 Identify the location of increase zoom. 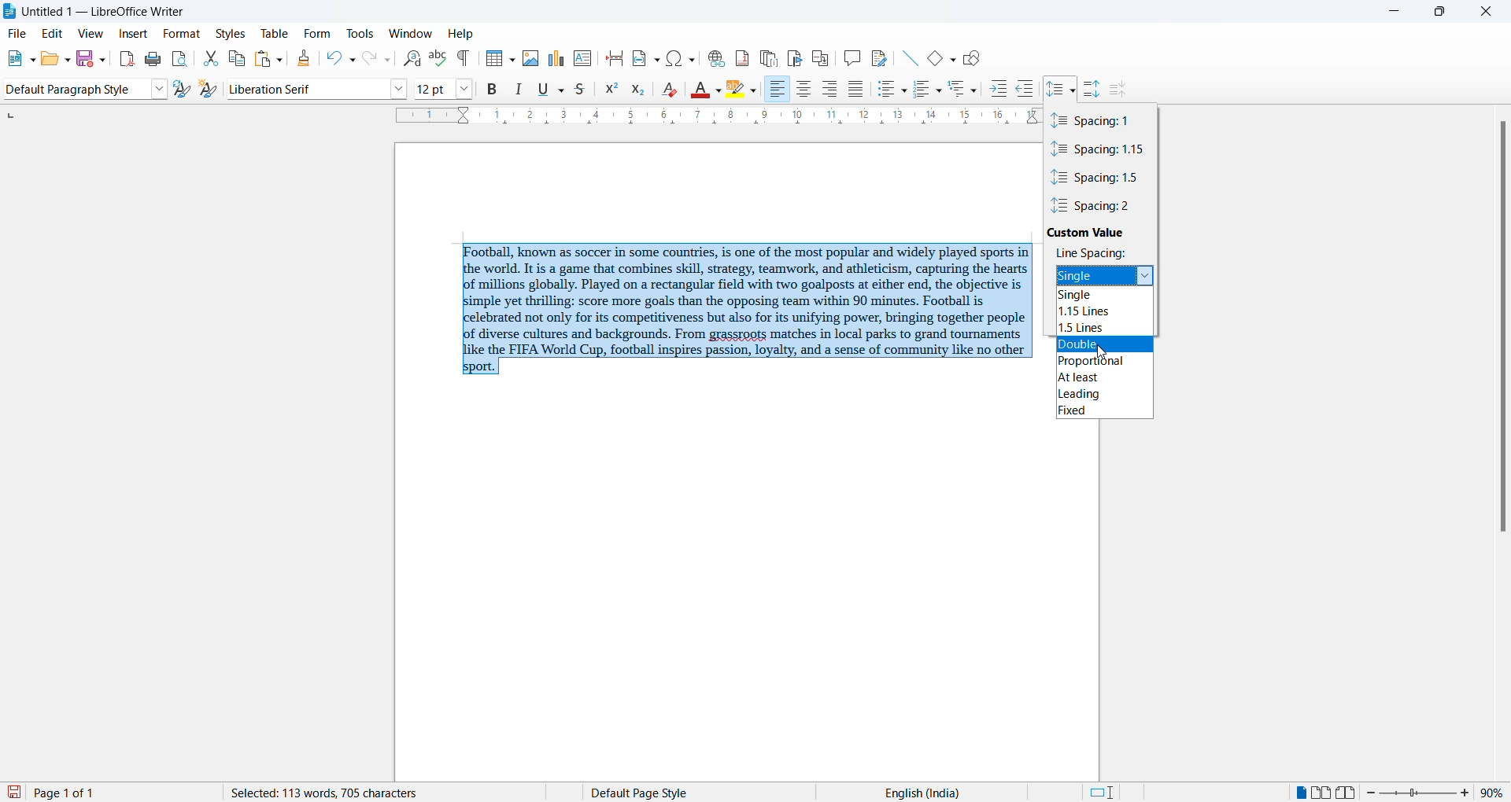
(1469, 793).